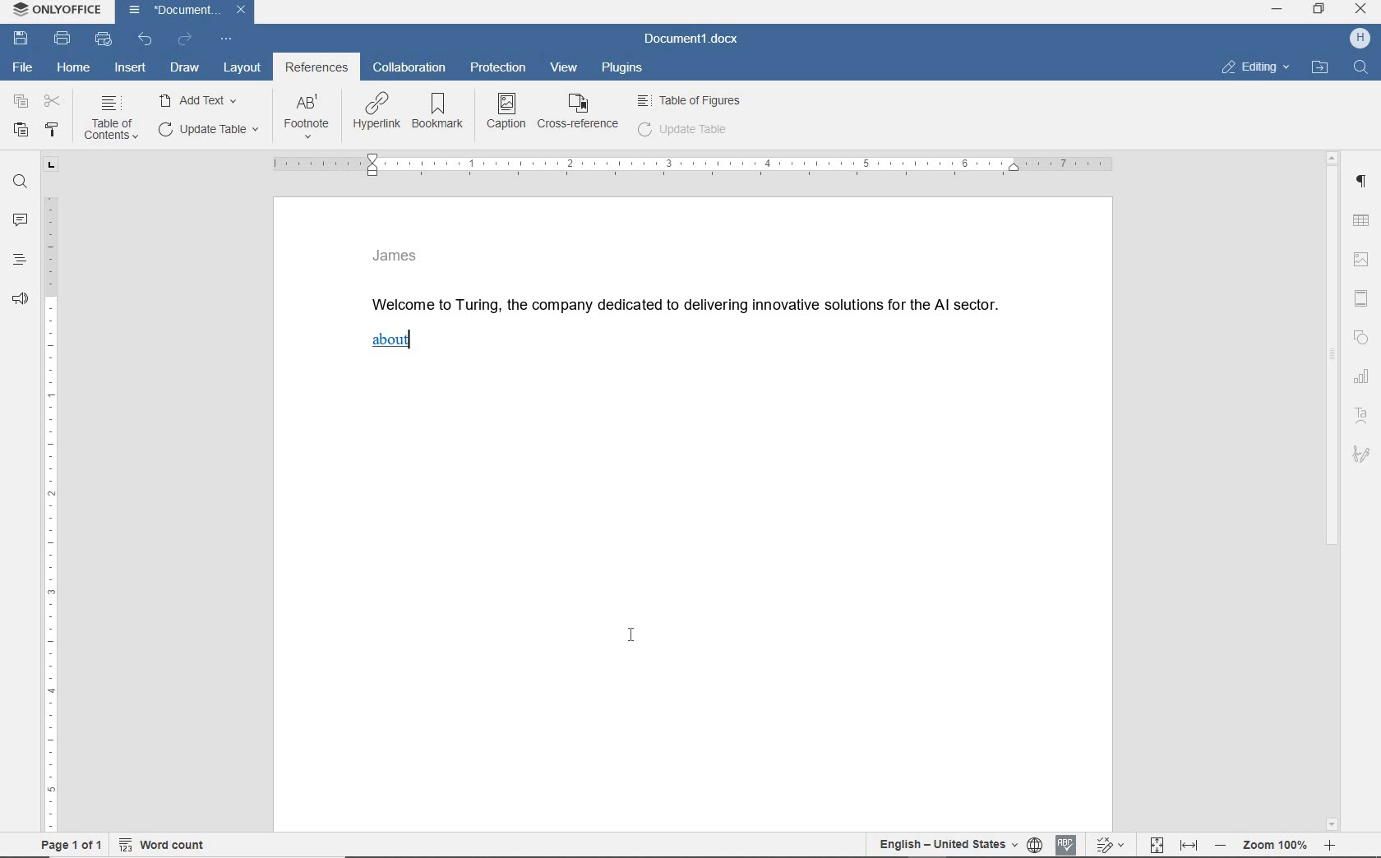  What do you see at coordinates (1365, 414) in the screenshot?
I see `Text art` at bounding box center [1365, 414].